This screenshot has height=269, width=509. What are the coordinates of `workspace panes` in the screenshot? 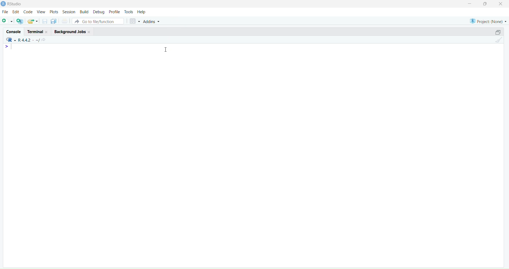 It's located at (134, 21).